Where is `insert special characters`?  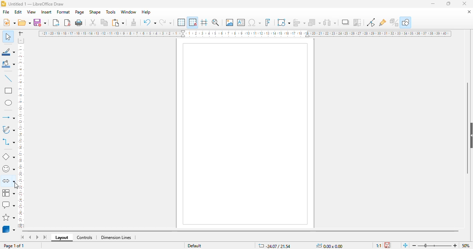 insert special characters is located at coordinates (255, 22).